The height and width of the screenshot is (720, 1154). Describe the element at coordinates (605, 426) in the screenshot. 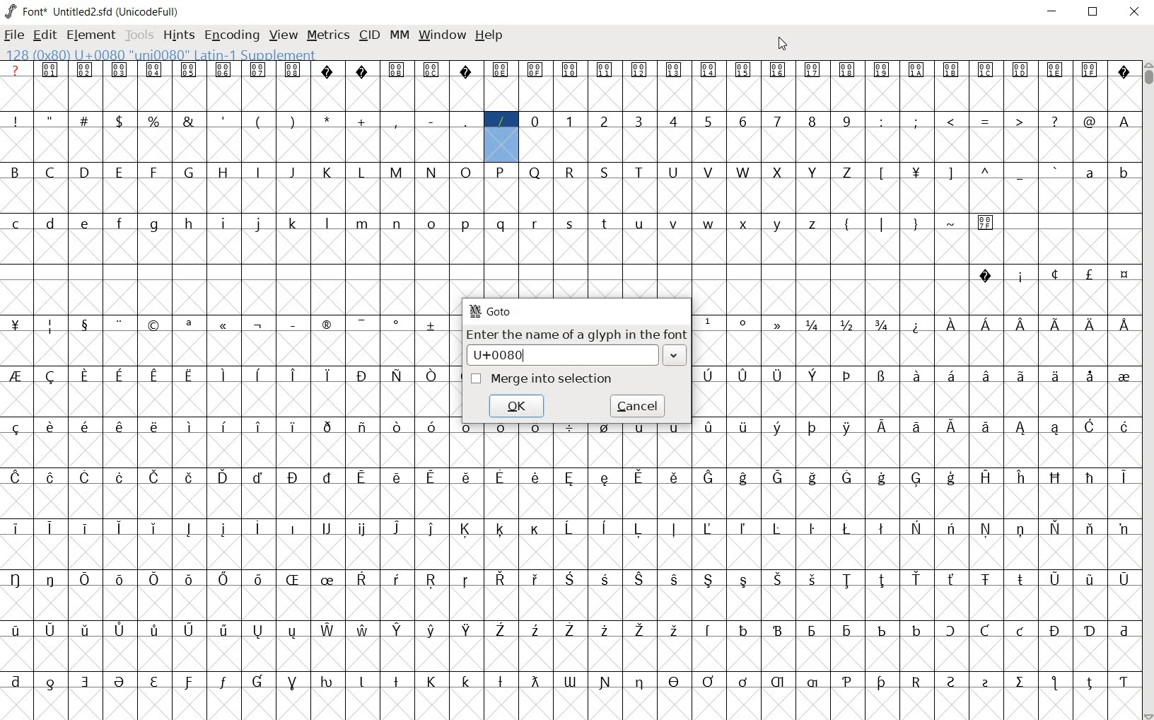

I see `glyph` at that location.